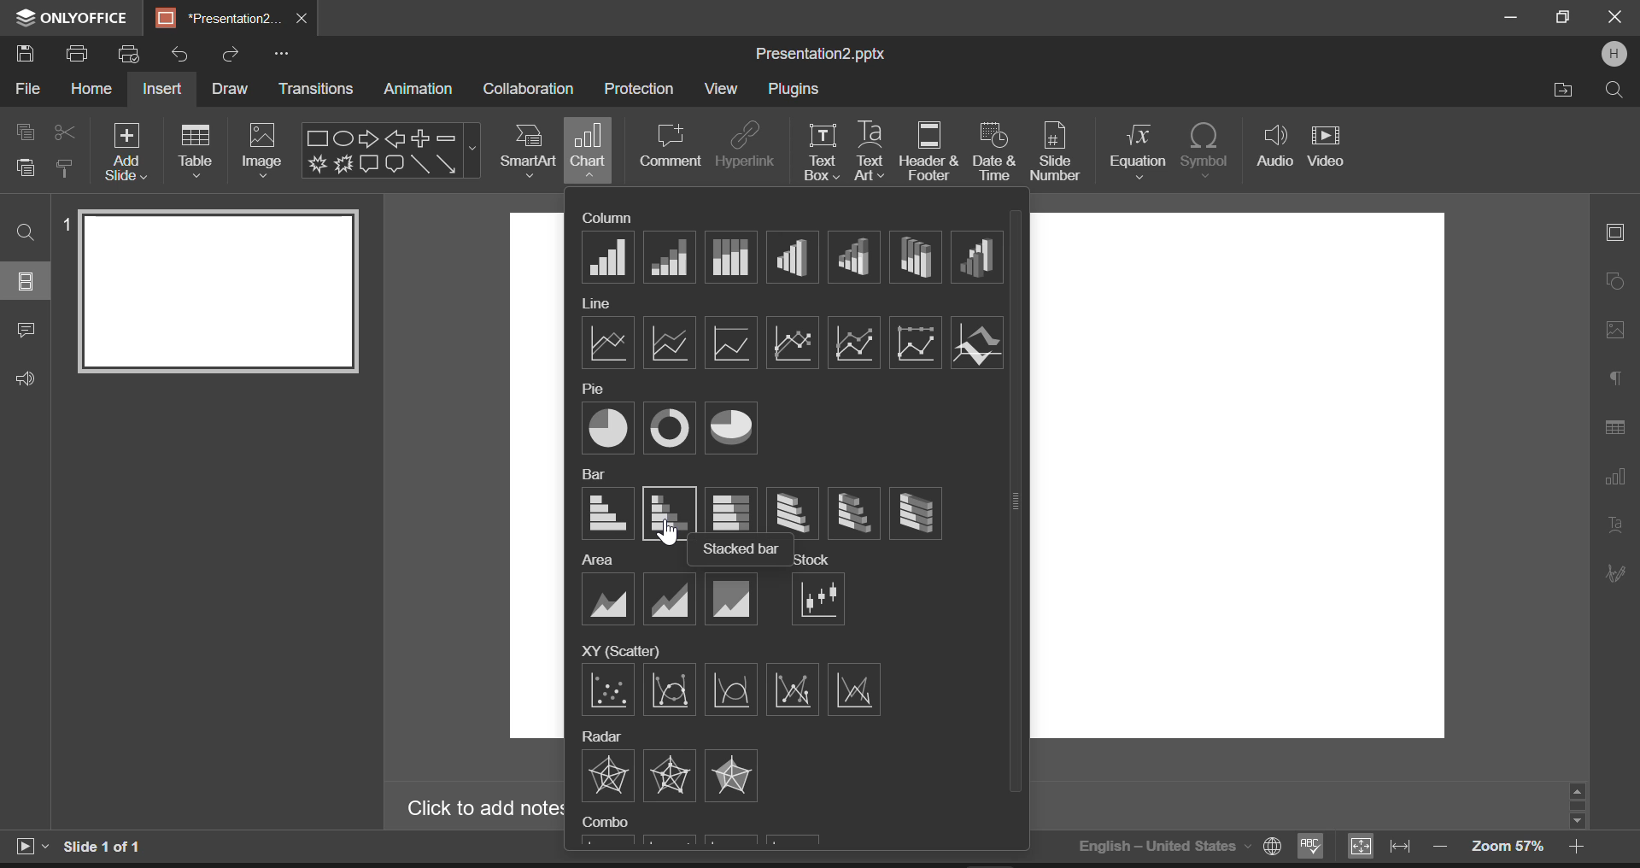  I want to click on Bar, so click(594, 473).